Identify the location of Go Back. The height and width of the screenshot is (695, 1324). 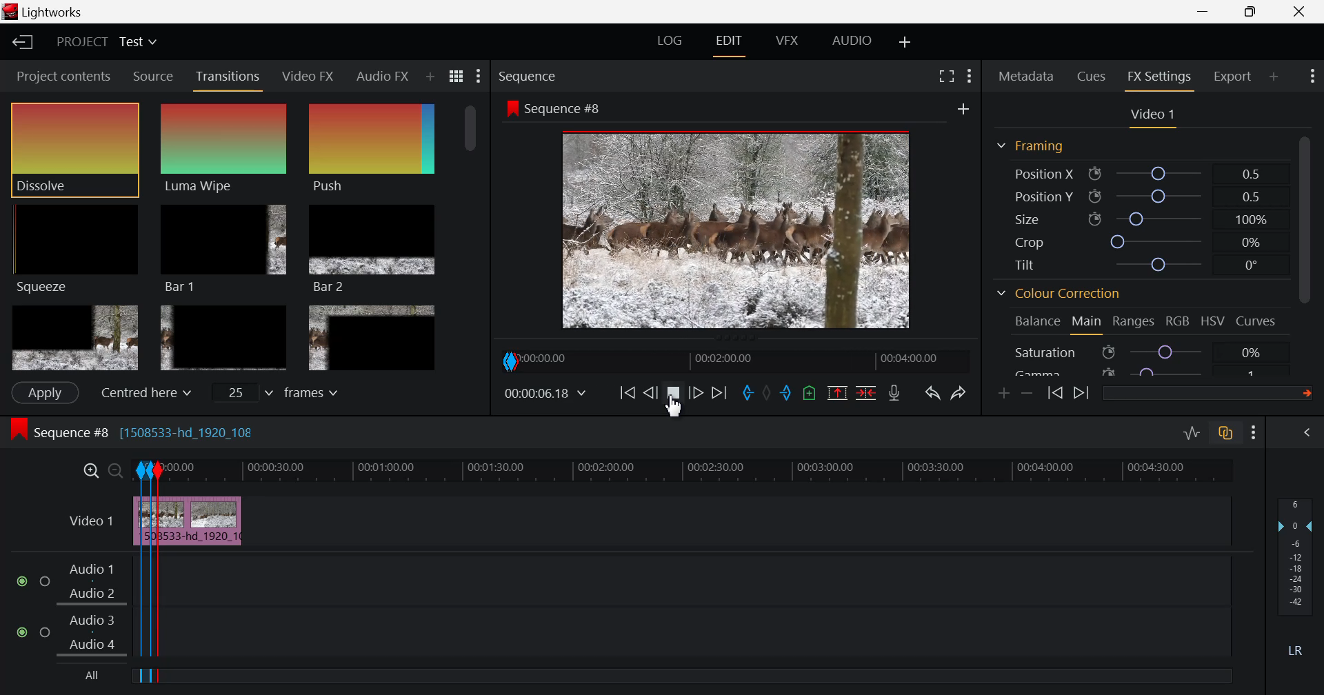
(650, 392).